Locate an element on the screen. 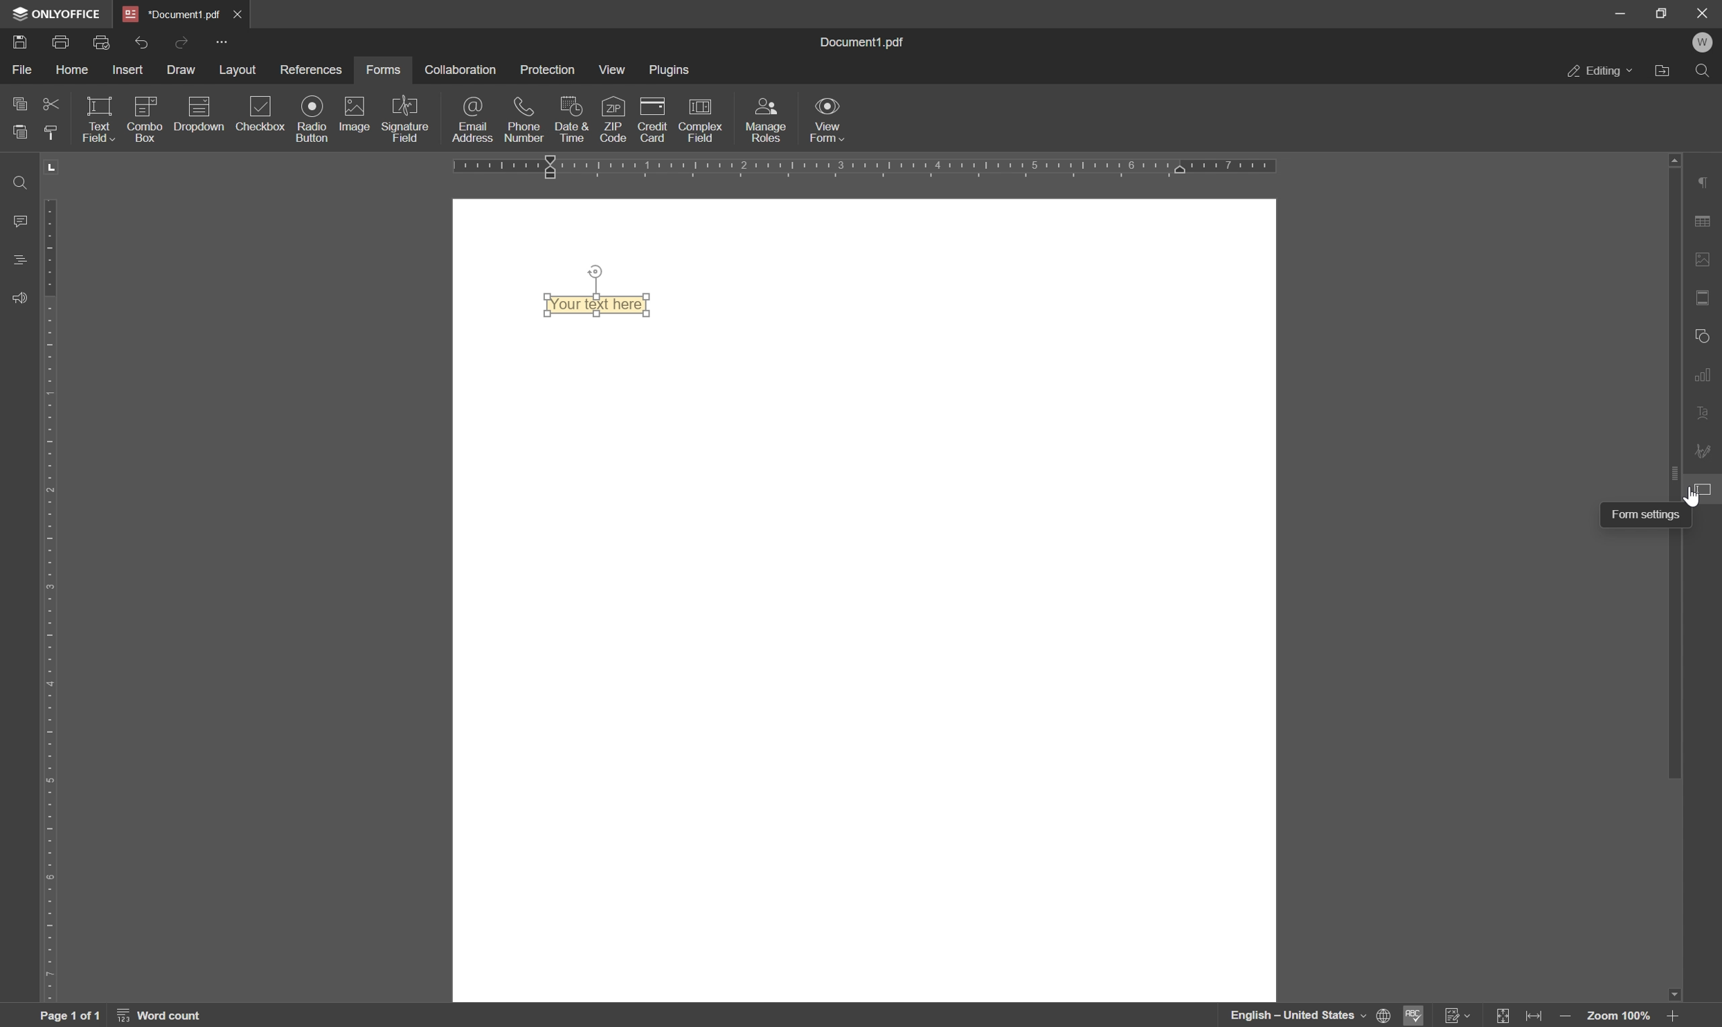 This screenshot has width=1722, height=1027. email address is located at coordinates (476, 121).